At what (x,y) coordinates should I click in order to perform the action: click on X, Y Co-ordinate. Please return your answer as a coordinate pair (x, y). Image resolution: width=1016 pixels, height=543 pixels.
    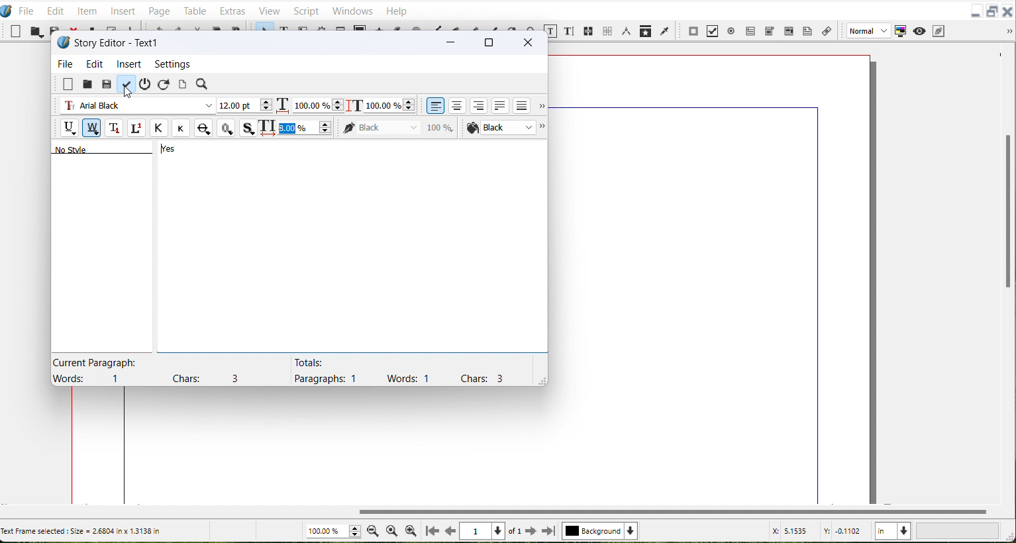
    Looking at the image, I should click on (819, 531).